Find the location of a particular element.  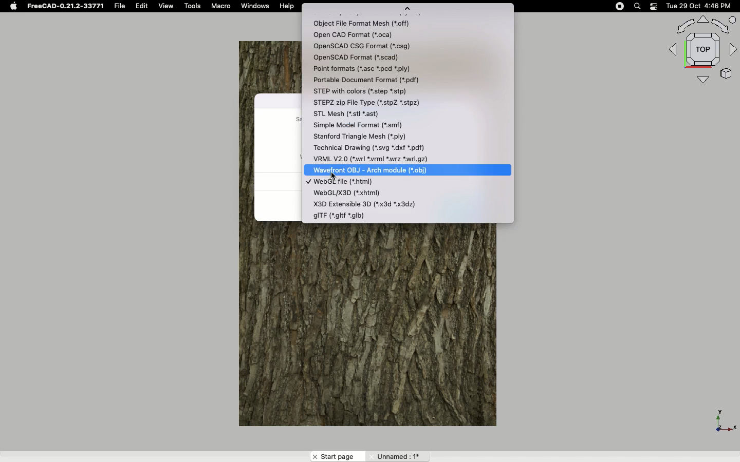

WebGL/X3D(*.xhtml) is located at coordinates (367, 193).